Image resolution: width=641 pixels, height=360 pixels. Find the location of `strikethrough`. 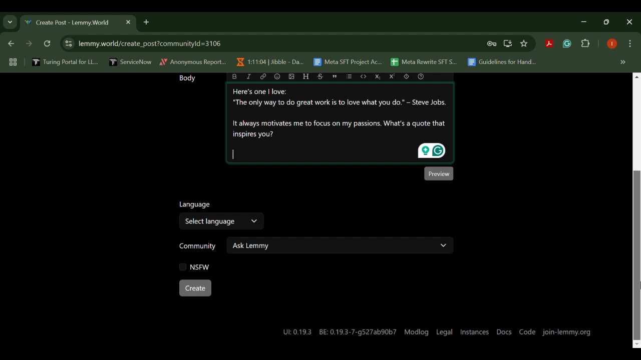

strikethrough is located at coordinates (321, 76).